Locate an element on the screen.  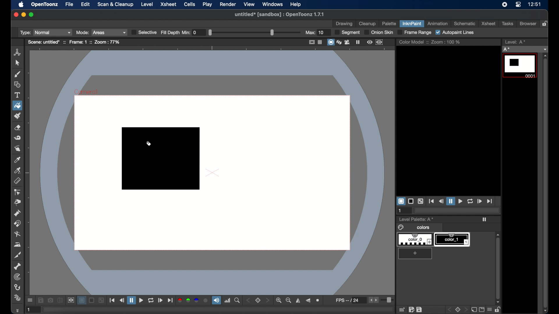
edit is located at coordinates (412, 309).